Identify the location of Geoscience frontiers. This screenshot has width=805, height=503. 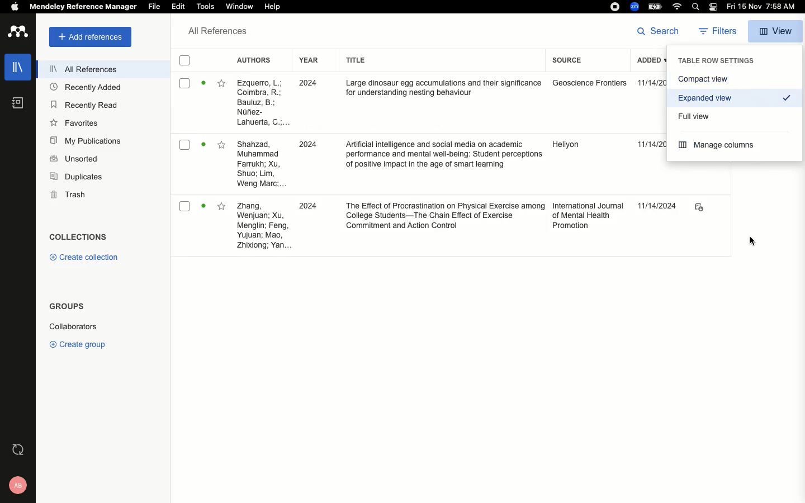
(594, 86).